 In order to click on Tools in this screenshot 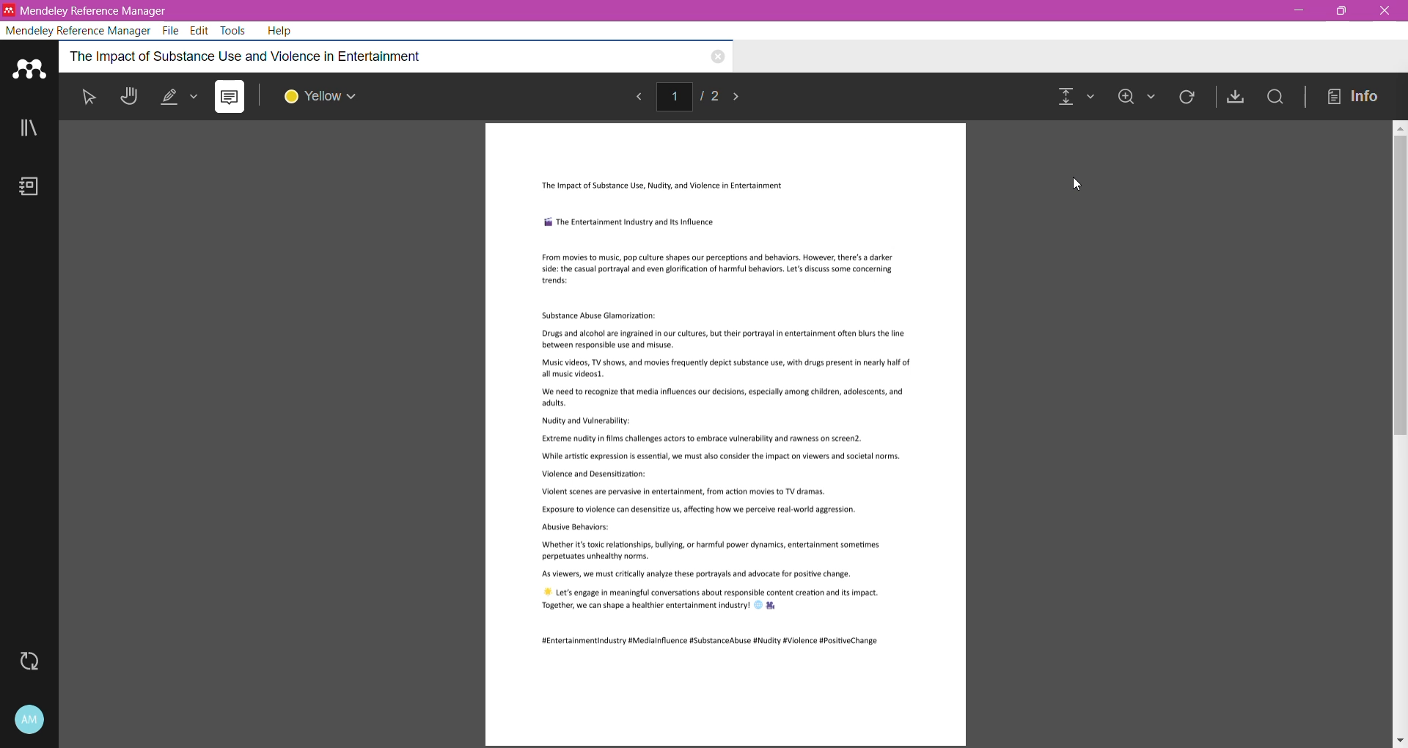, I will do `click(235, 31)`.